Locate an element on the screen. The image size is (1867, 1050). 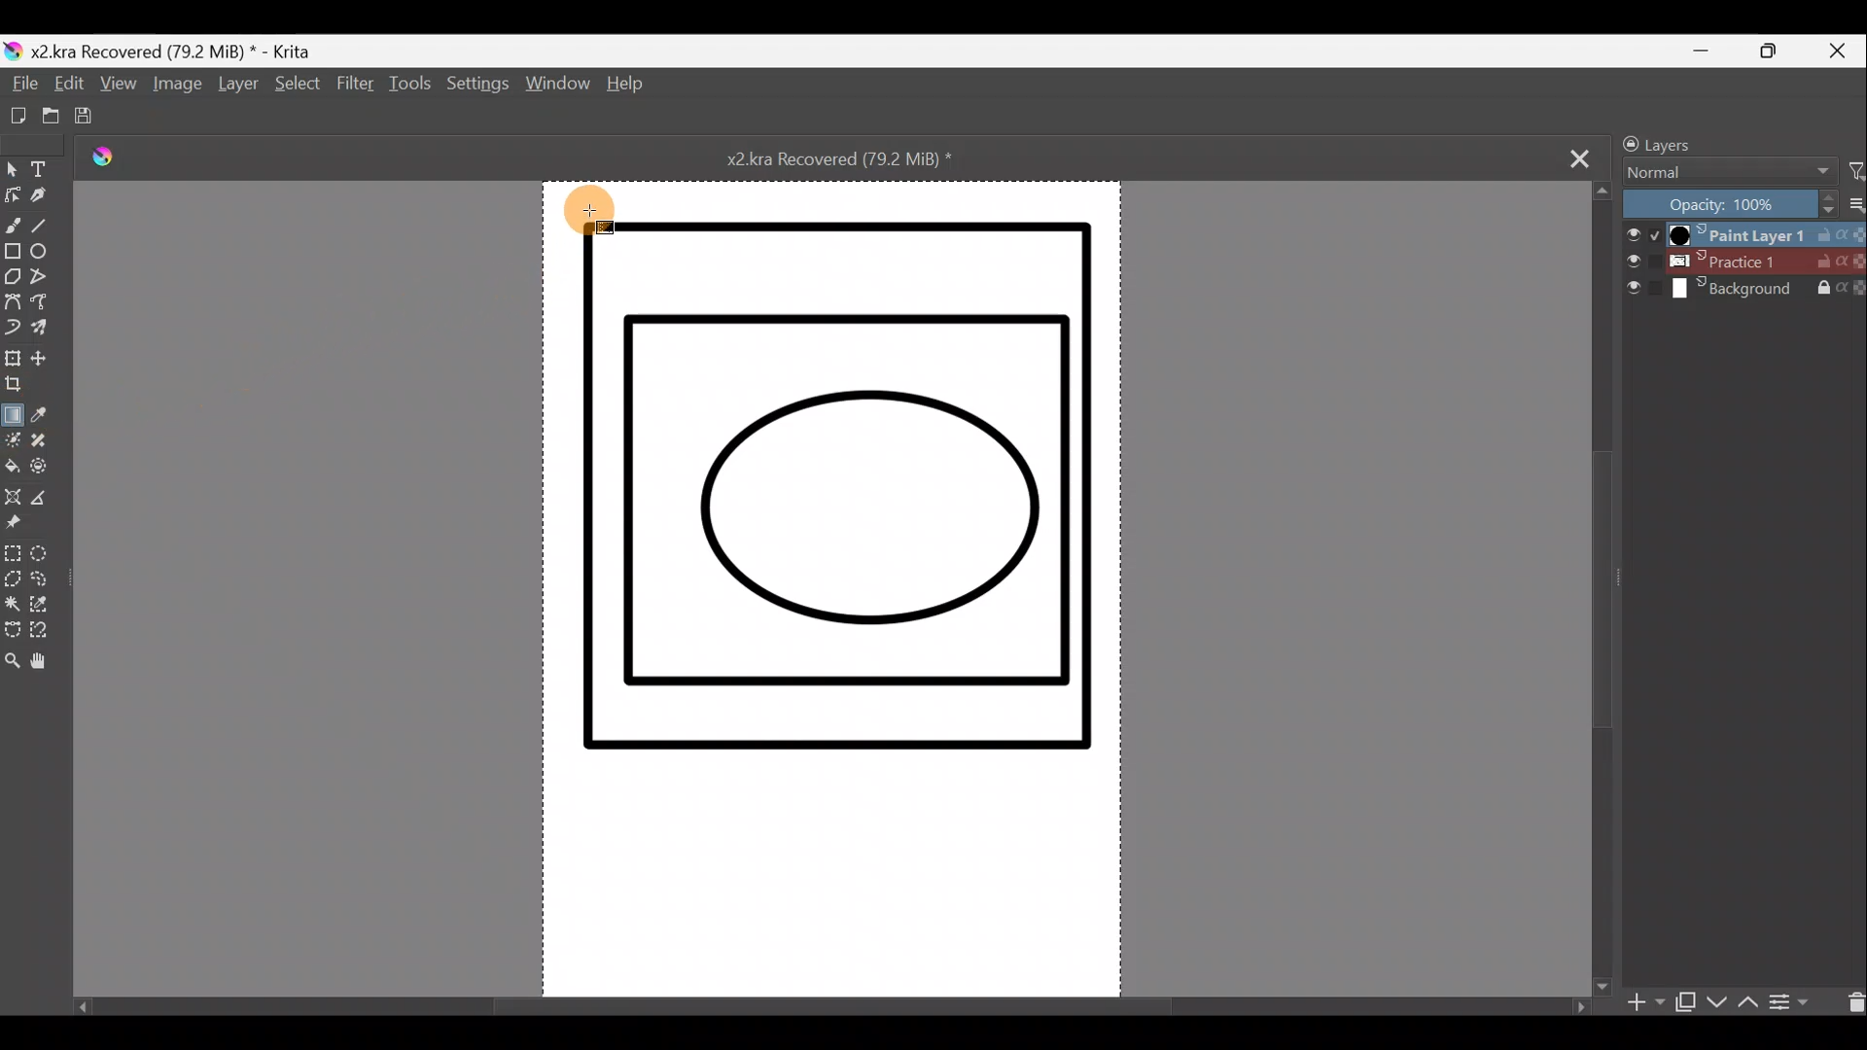
Multibrush tool is located at coordinates (46, 330).